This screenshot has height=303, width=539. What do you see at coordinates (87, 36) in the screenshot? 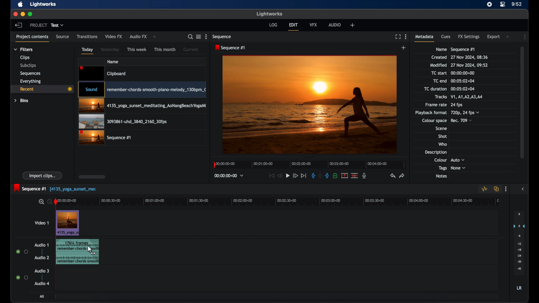
I see `transitions` at bounding box center [87, 36].